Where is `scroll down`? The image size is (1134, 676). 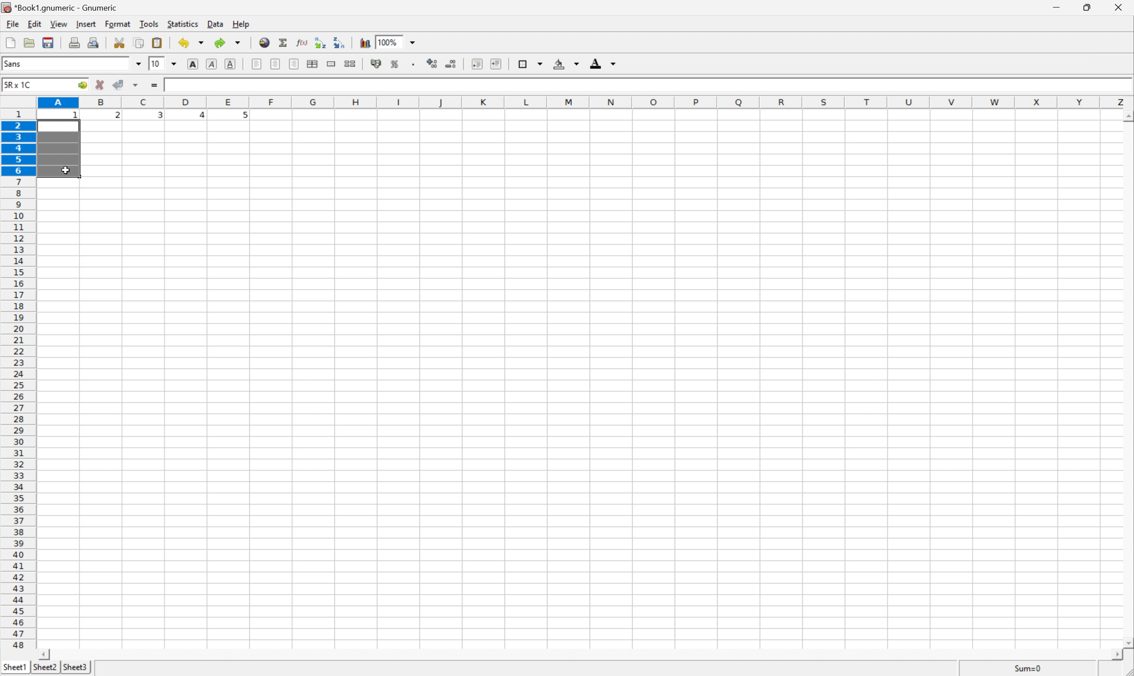
scroll down is located at coordinates (1127, 639).